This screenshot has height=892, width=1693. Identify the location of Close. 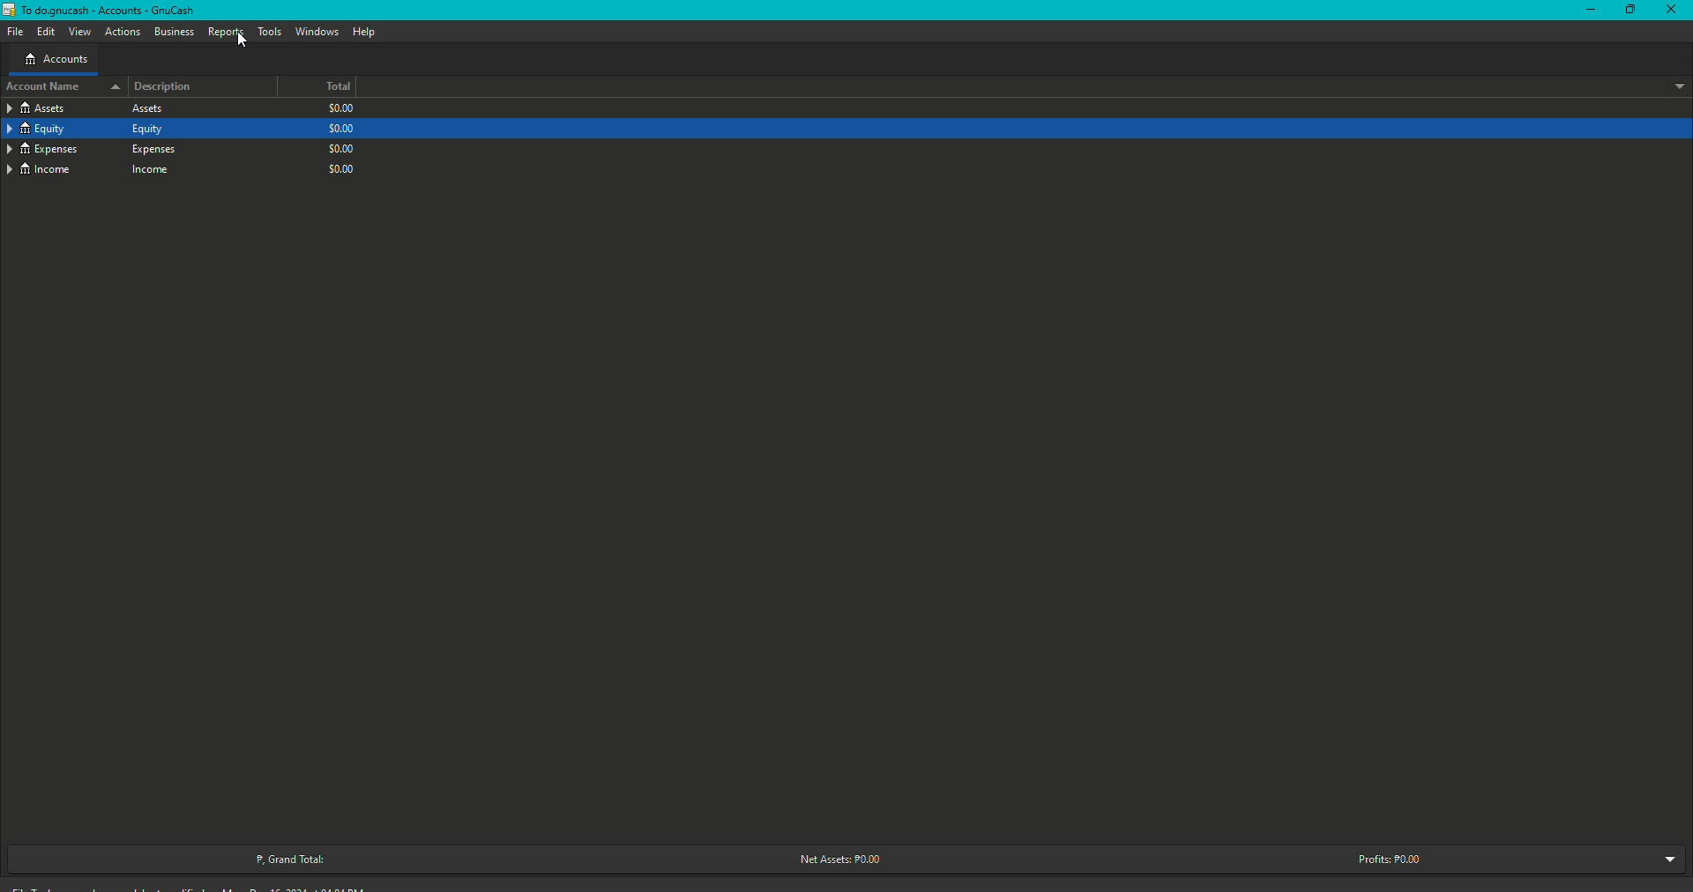
(1670, 11).